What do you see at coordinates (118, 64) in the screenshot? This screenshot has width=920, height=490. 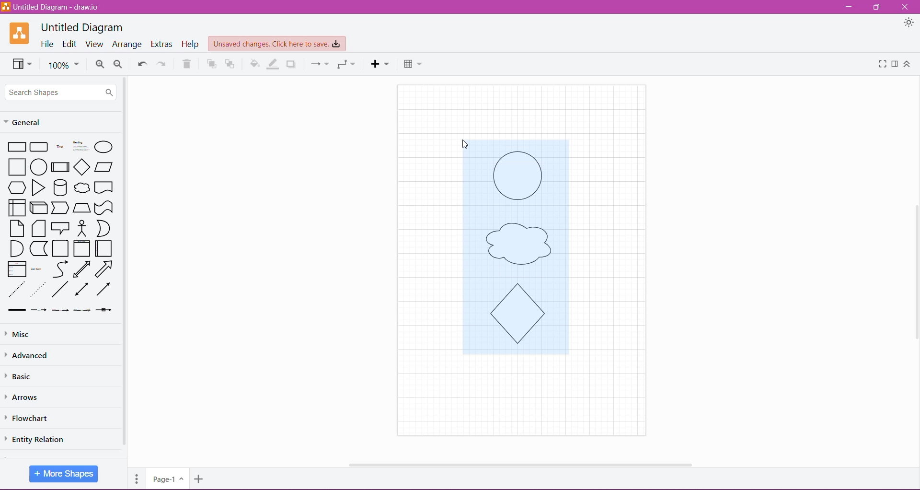 I see `Zoom Out` at bounding box center [118, 64].